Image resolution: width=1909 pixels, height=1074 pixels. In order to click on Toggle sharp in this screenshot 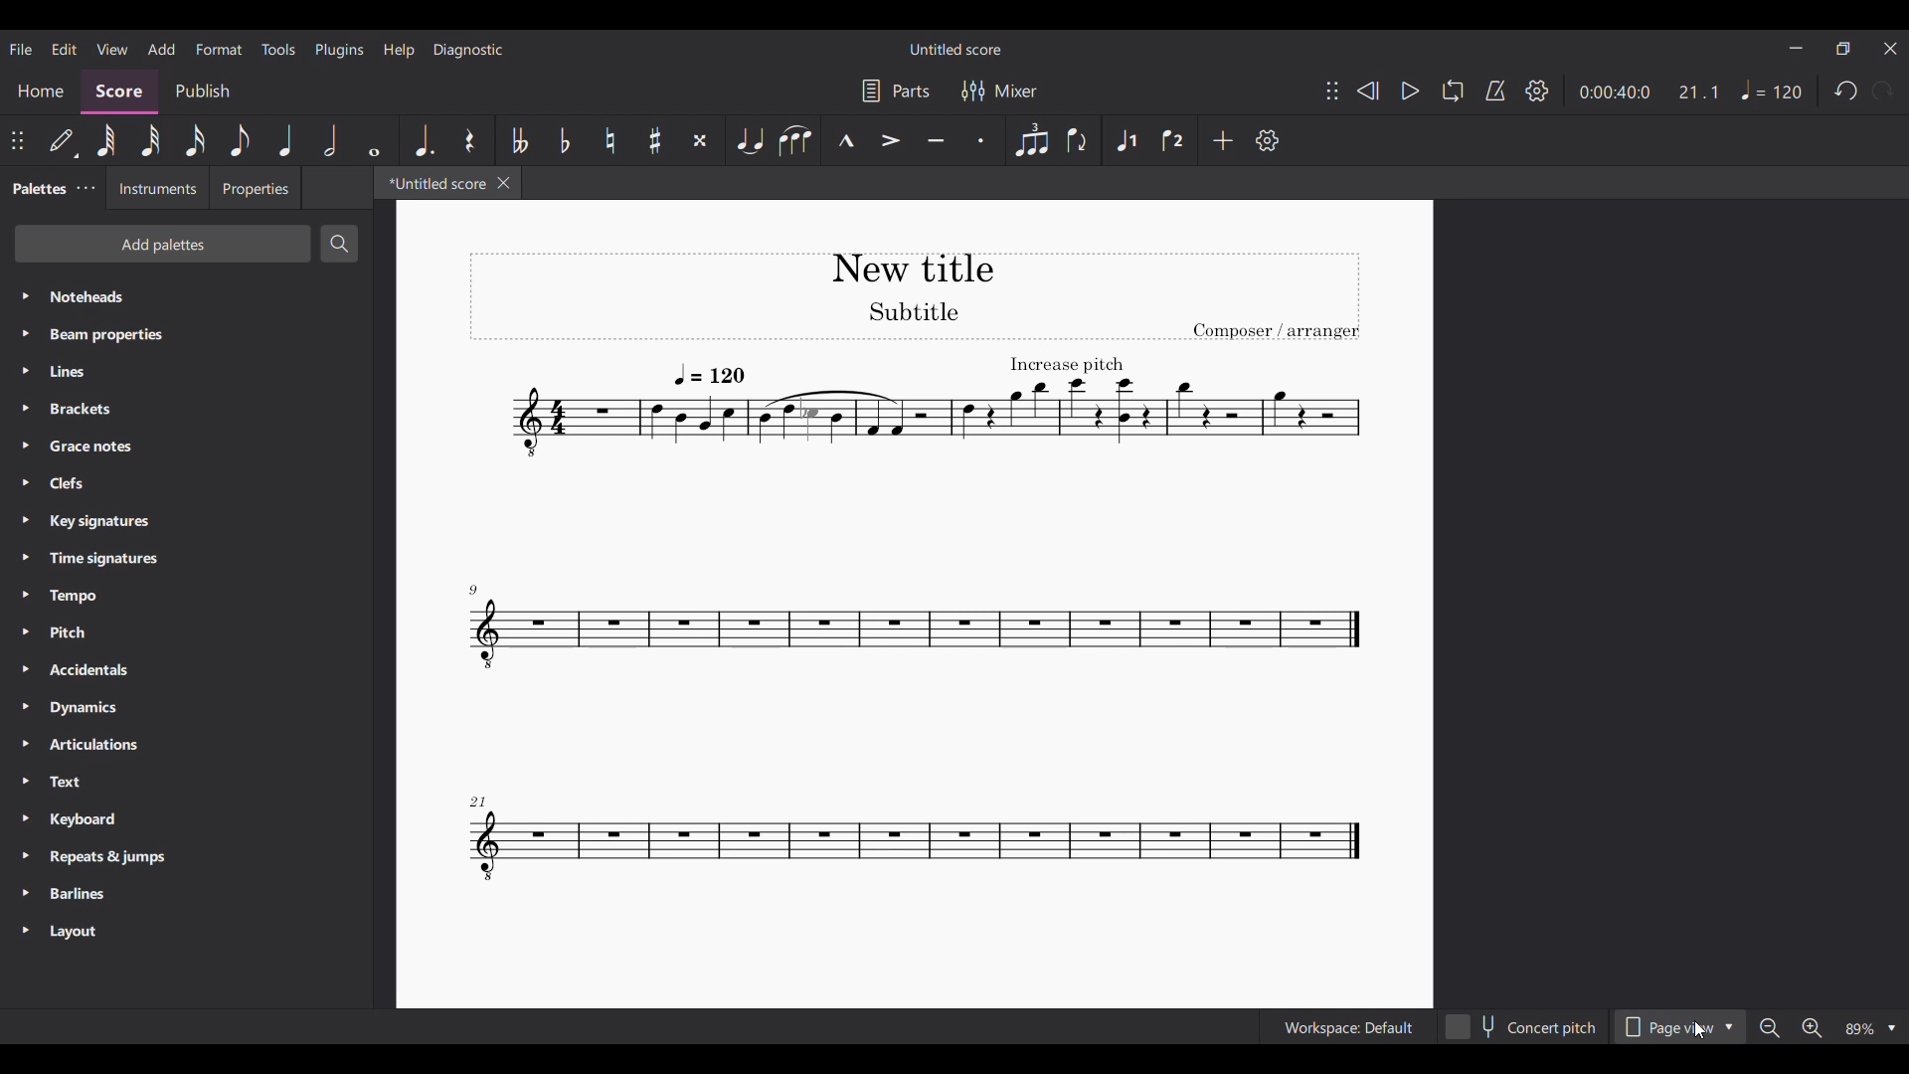, I will do `click(654, 140)`.